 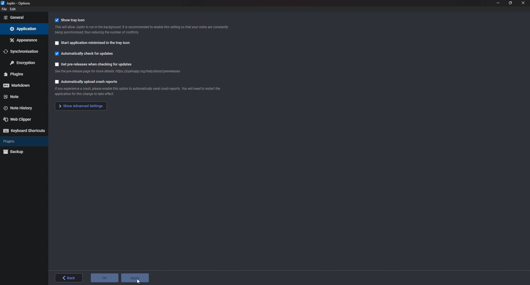 What do you see at coordinates (20, 86) in the screenshot?
I see `markdown` at bounding box center [20, 86].